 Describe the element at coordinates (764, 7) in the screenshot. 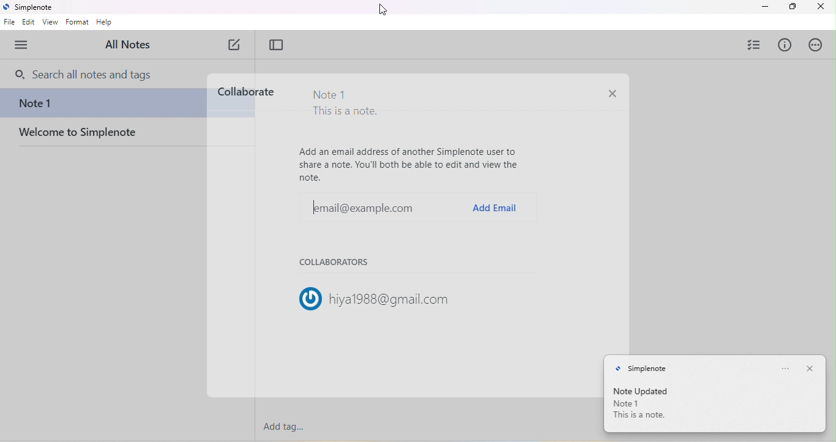

I see `minimize` at that location.